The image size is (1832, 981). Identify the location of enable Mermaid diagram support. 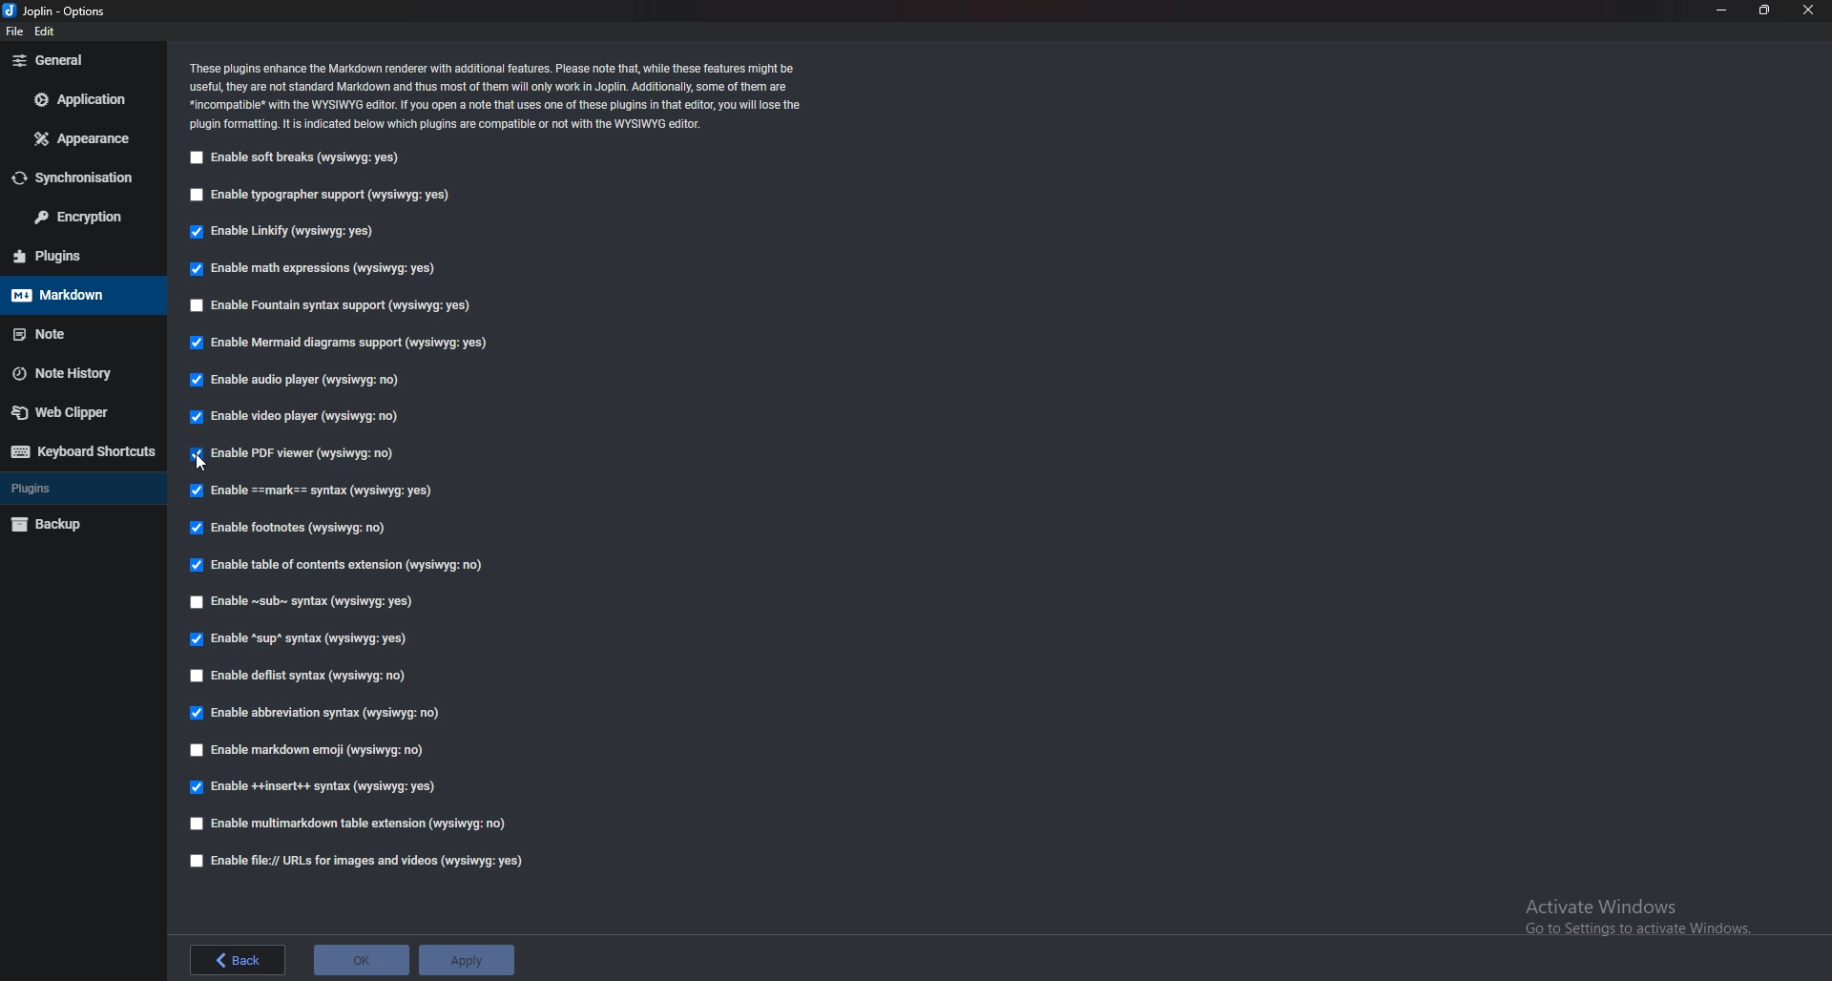
(349, 342).